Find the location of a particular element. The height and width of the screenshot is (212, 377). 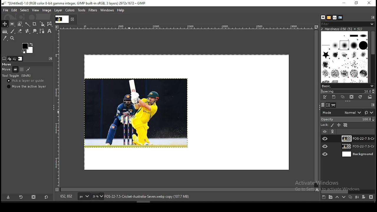

duplicate brush is located at coordinates (343, 97).